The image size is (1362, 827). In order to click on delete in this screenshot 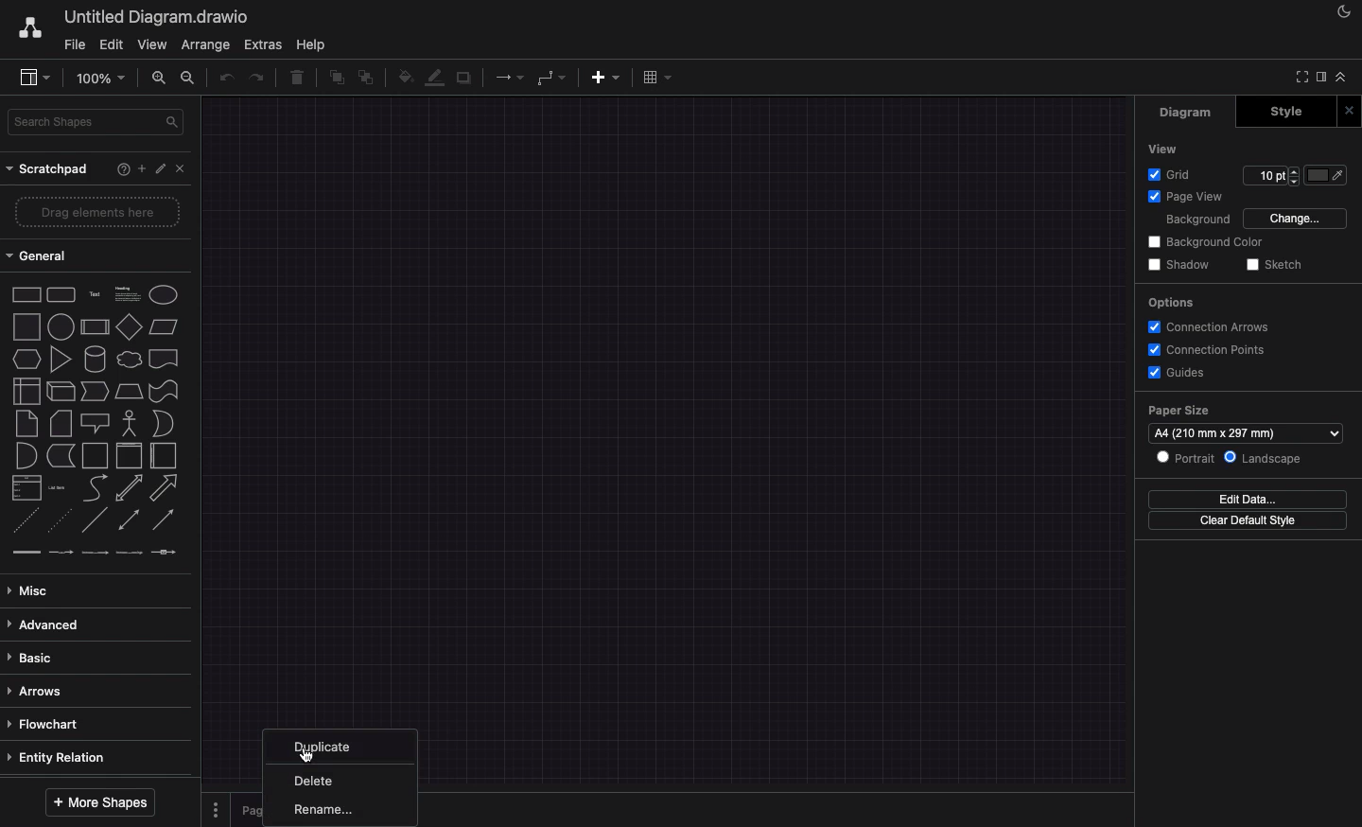, I will do `click(296, 77)`.